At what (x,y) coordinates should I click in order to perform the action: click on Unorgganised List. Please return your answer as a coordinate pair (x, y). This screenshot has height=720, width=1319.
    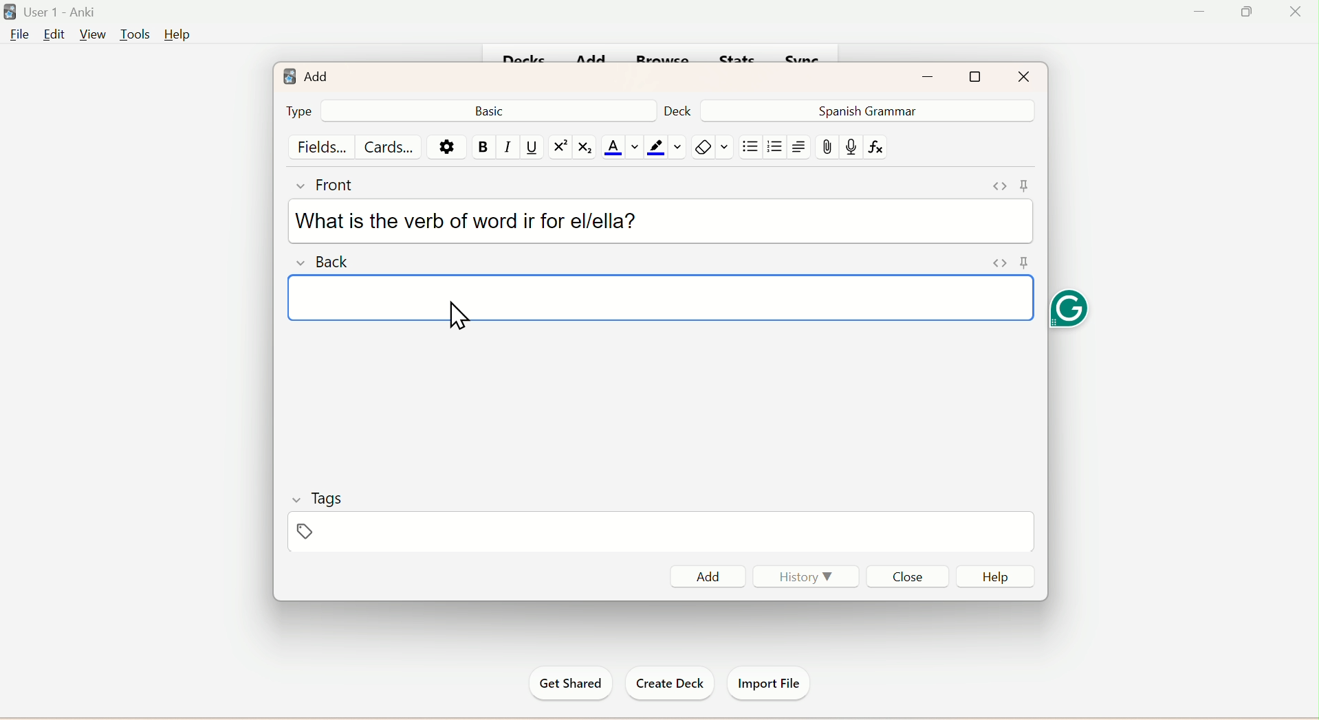
    Looking at the image, I should click on (750, 147).